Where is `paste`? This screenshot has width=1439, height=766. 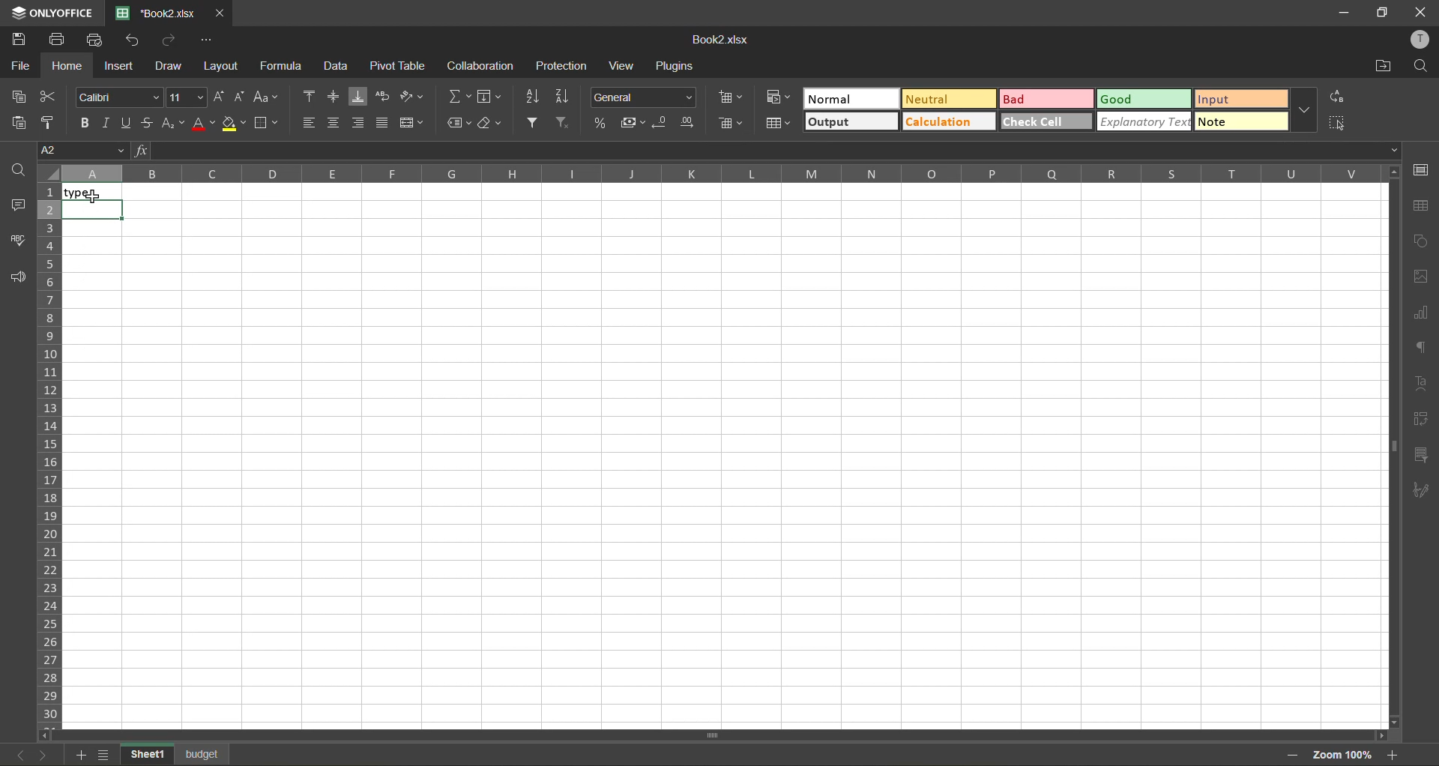 paste is located at coordinates (17, 122).